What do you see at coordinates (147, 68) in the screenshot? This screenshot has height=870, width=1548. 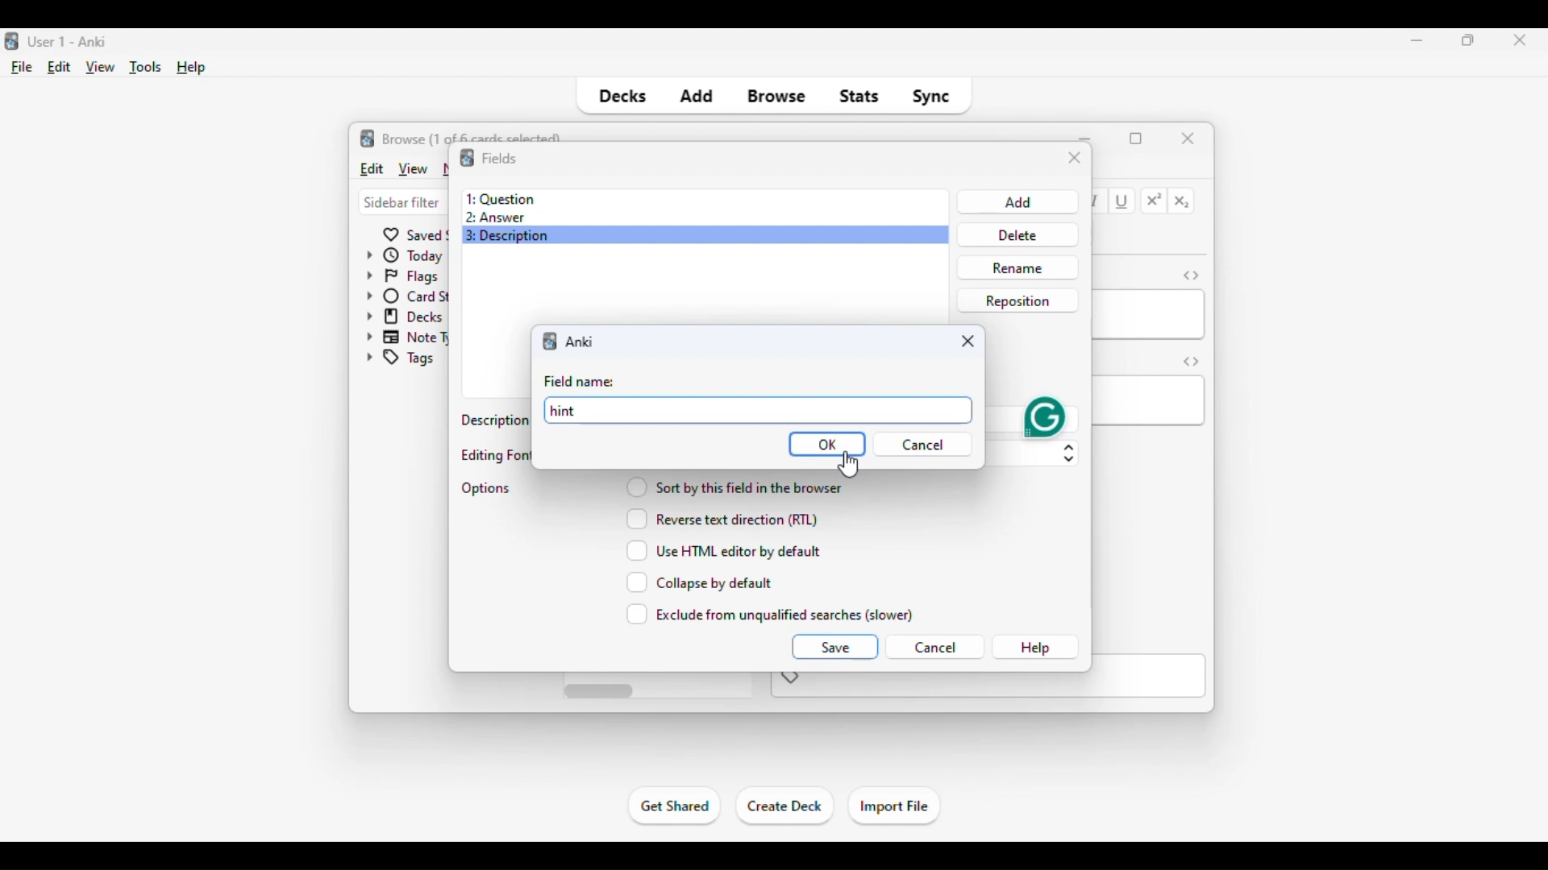 I see `tools` at bounding box center [147, 68].